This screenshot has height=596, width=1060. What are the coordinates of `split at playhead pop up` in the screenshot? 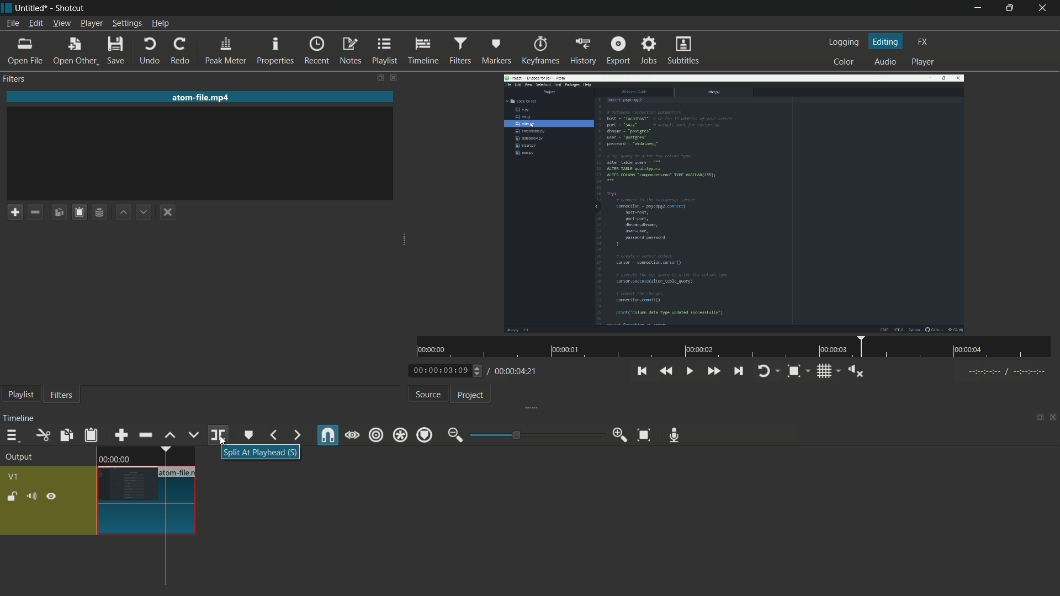 It's located at (260, 454).